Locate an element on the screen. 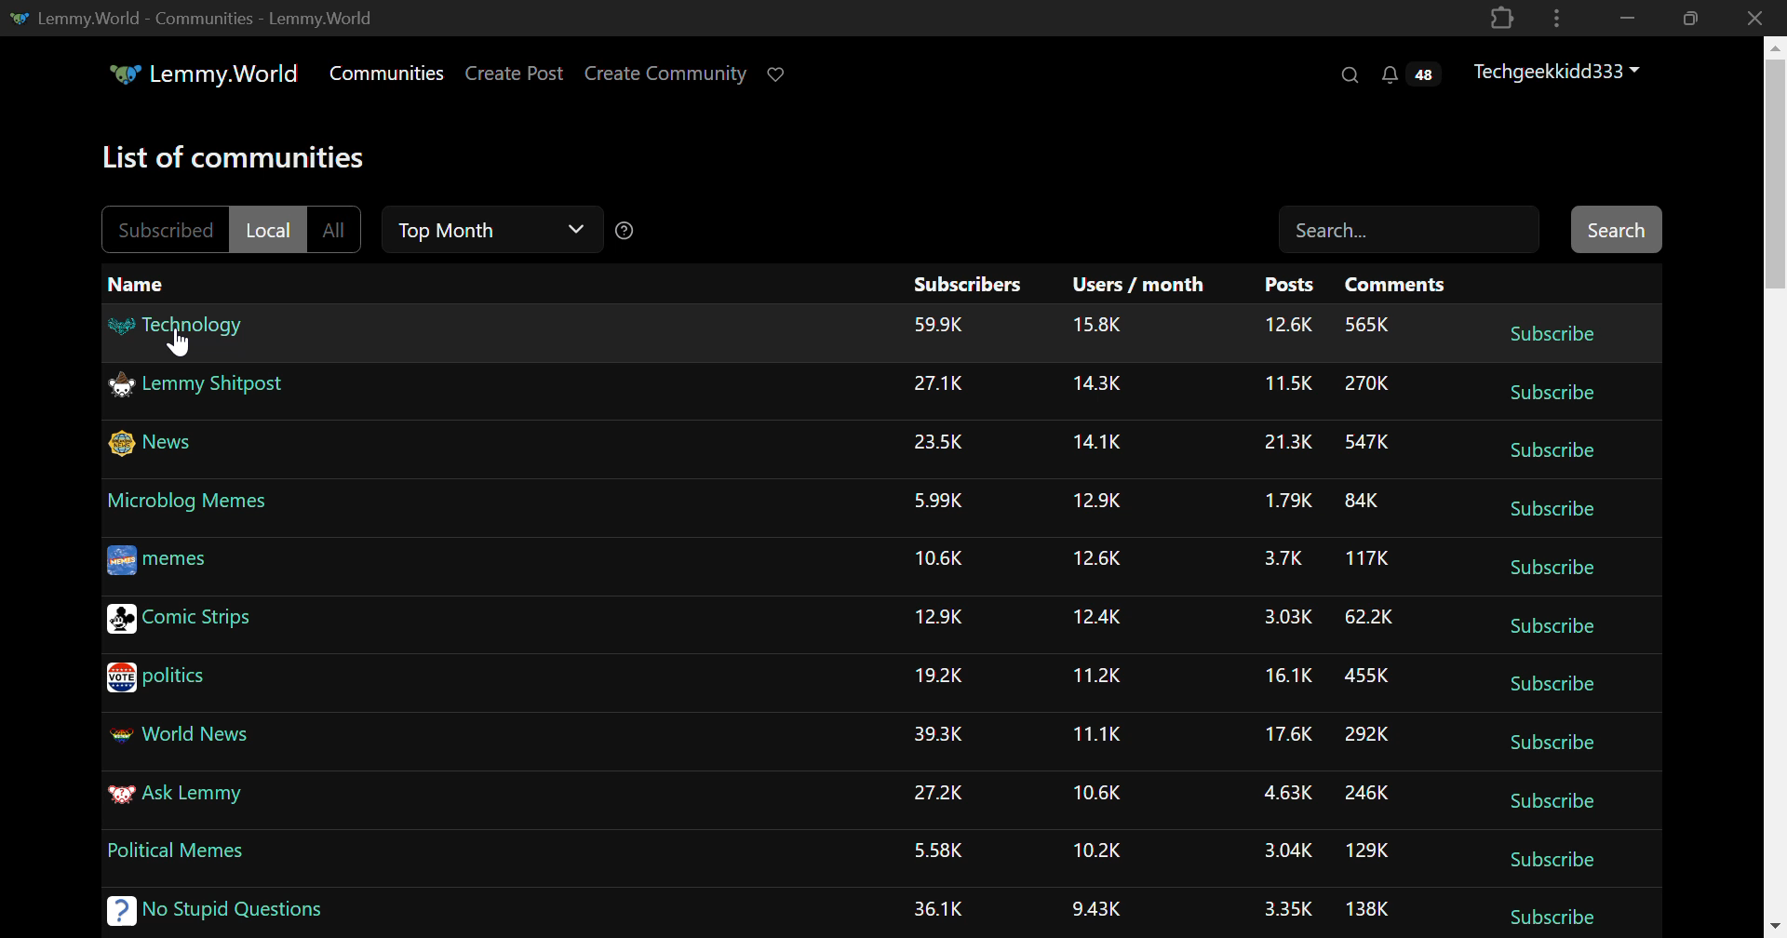  15.8K is located at coordinates (1096, 329).